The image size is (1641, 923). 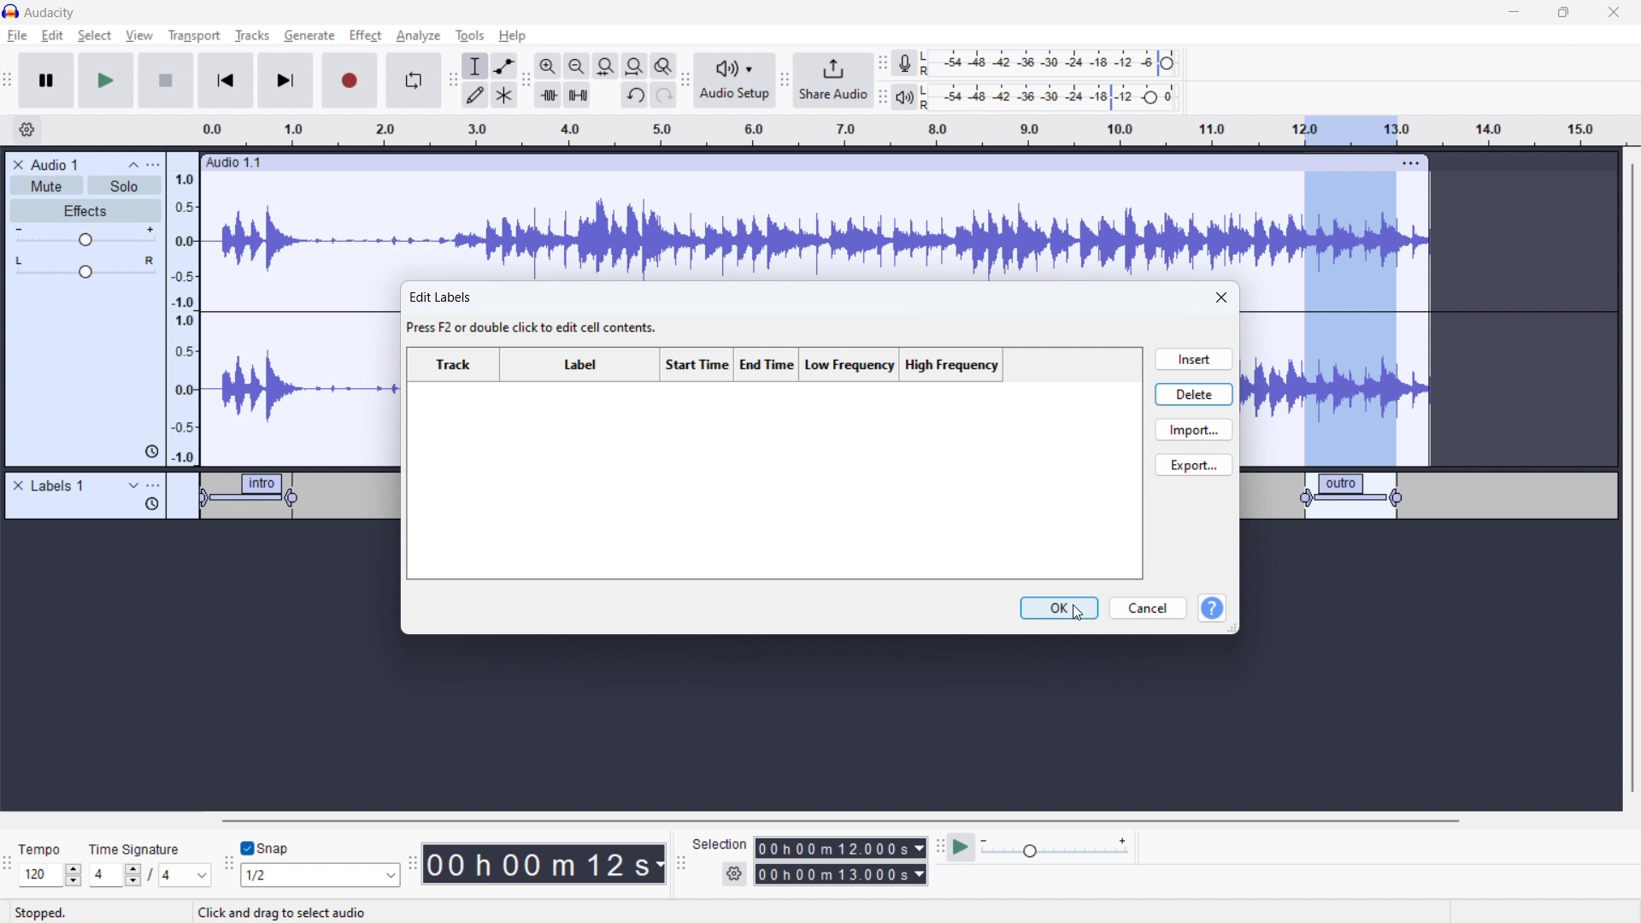 What do you see at coordinates (266, 849) in the screenshot?
I see `toggle snap` at bounding box center [266, 849].